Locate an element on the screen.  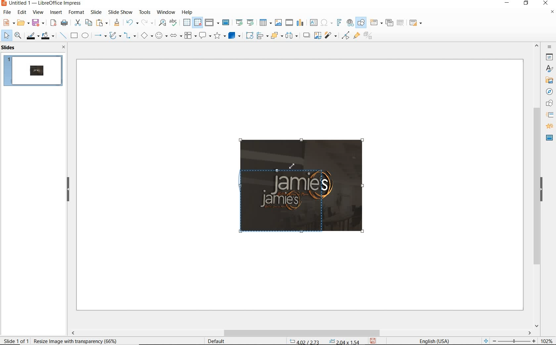
insert chart is located at coordinates (300, 23).